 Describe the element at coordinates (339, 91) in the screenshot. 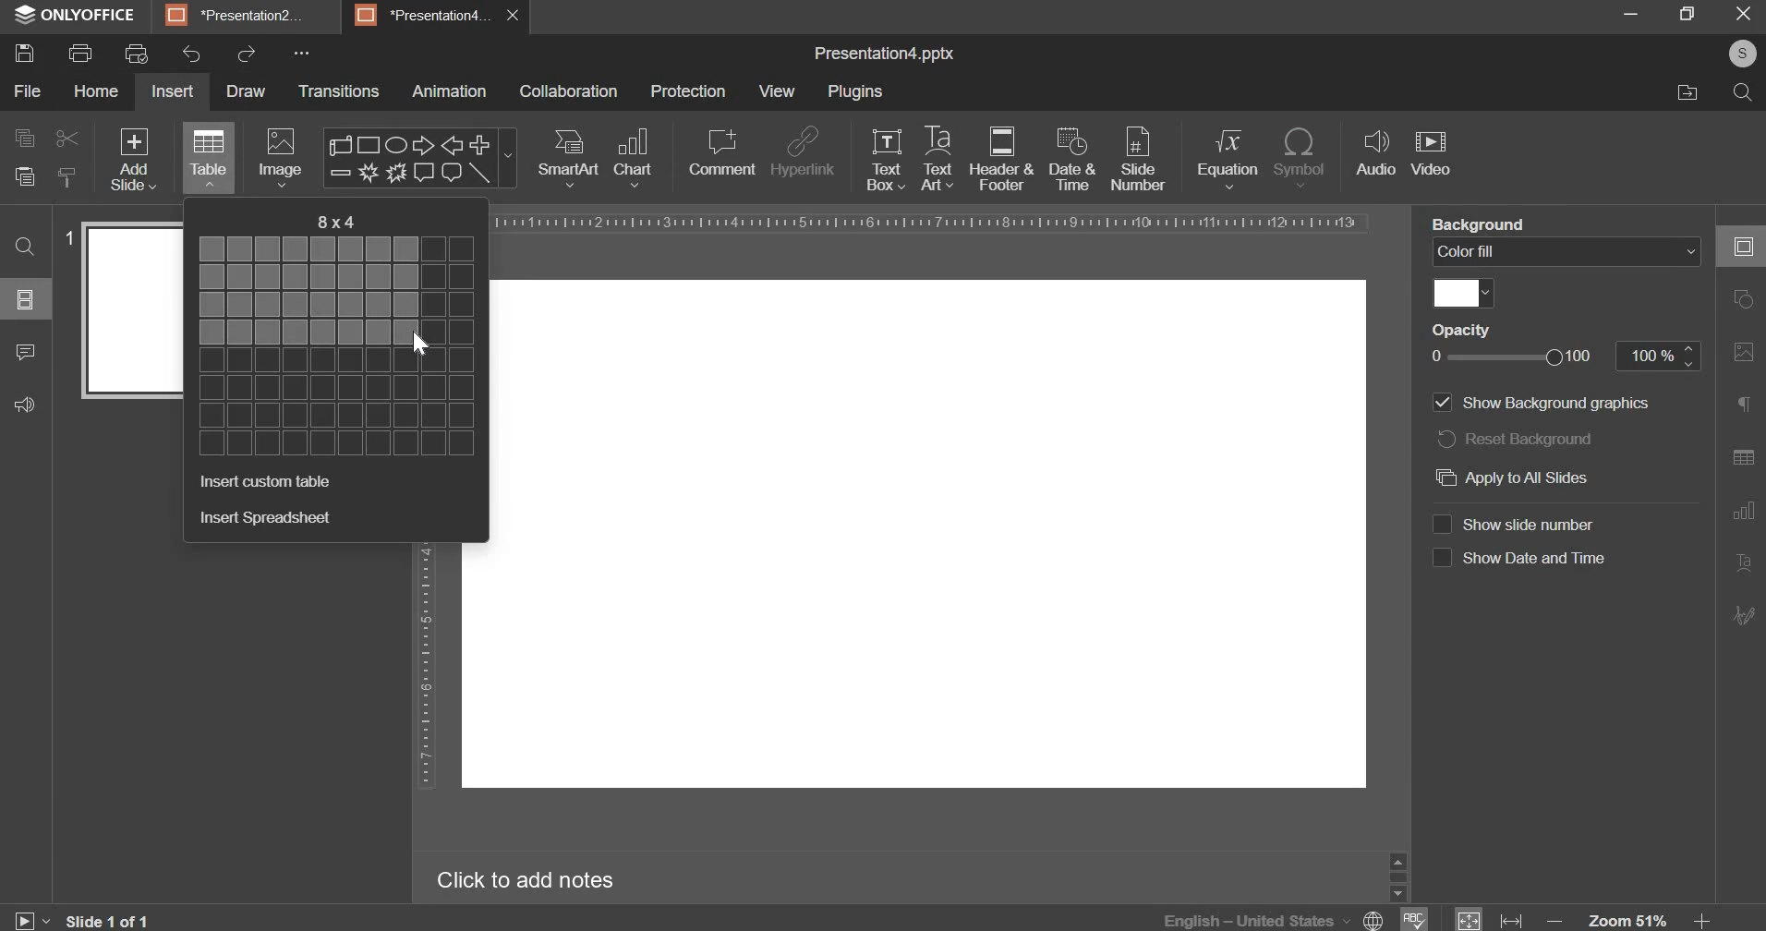

I see `transitions` at that location.